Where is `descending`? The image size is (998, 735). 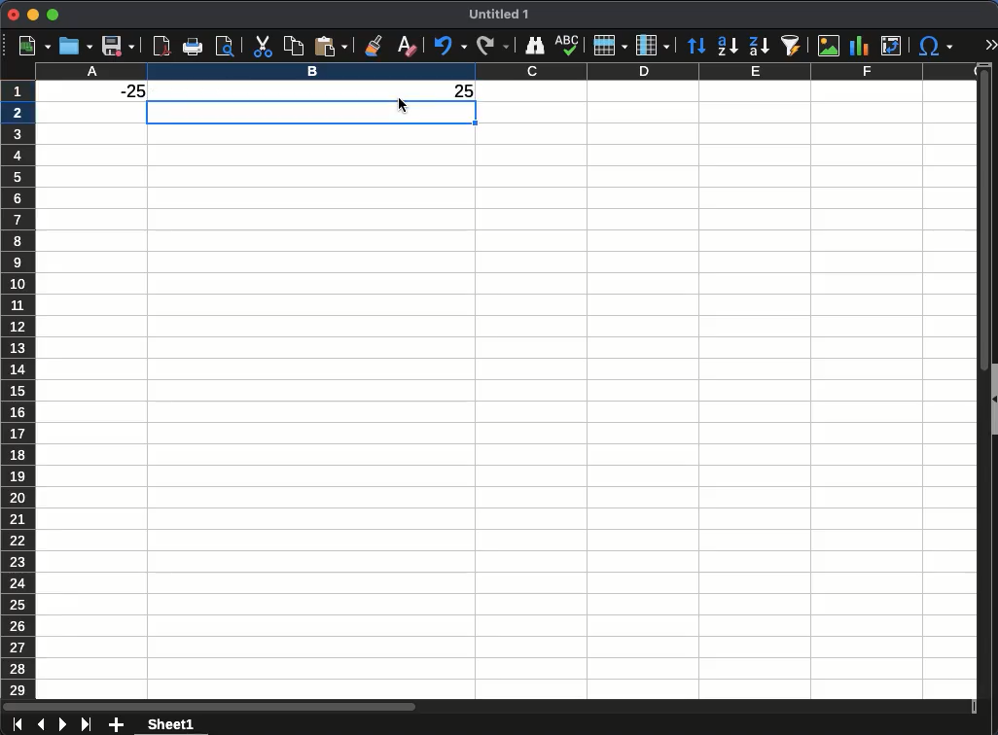 descending is located at coordinates (761, 46).